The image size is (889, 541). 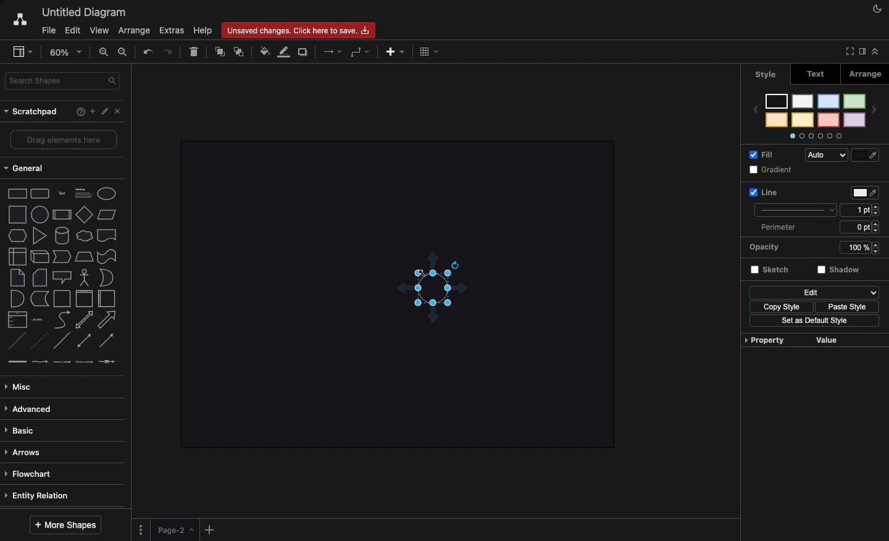 What do you see at coordinates (827, 154) in the screenshot?
I see `Auto` at bounding box center [827, 154].